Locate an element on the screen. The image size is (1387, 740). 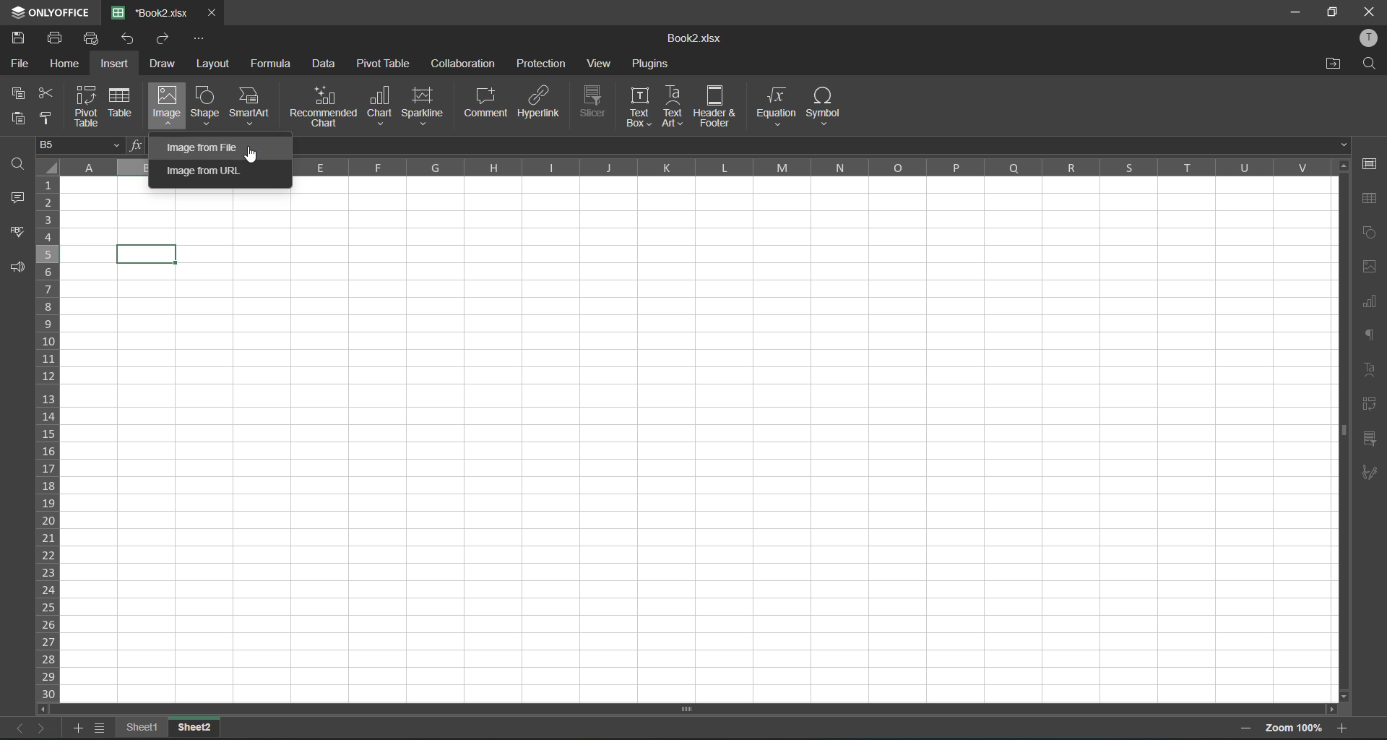
column names is located at coordinates (807, 170).